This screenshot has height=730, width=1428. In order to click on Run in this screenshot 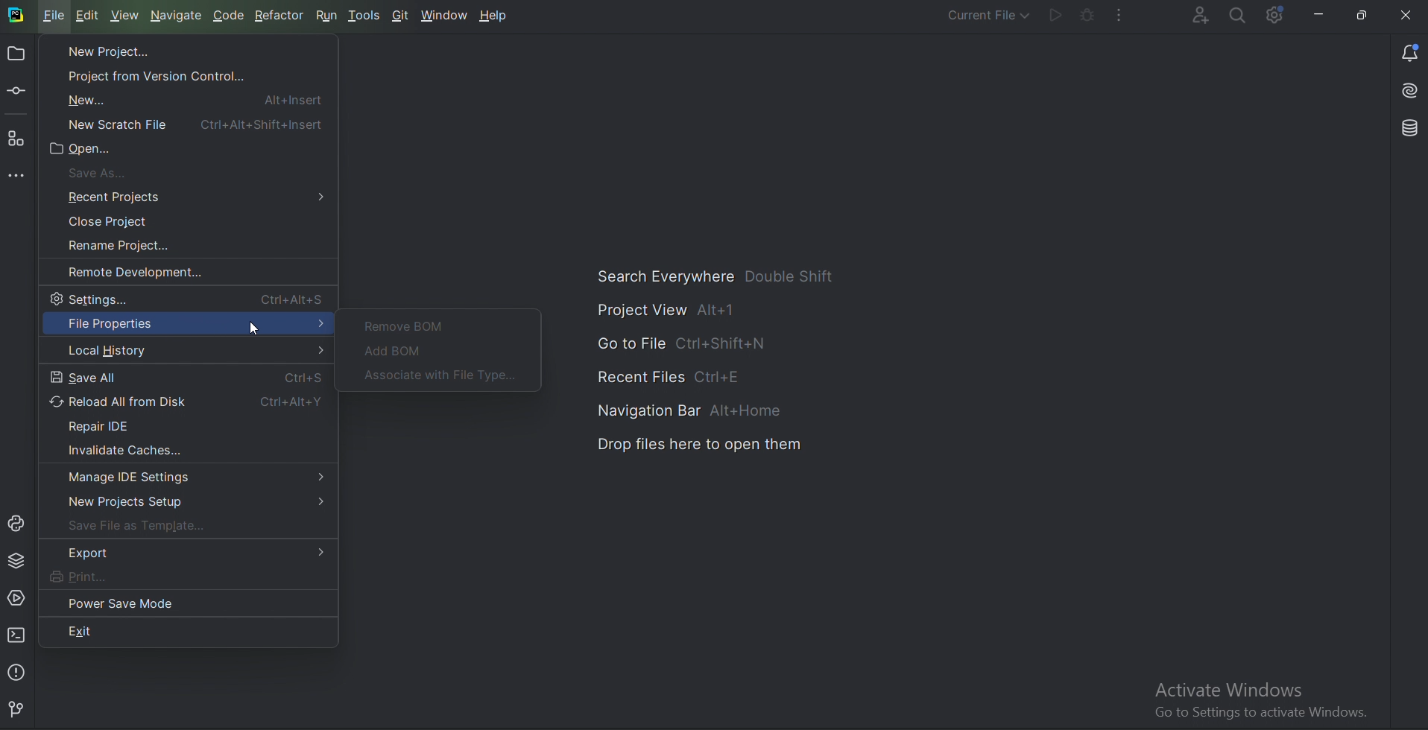, I will do `click(329, 15)`.